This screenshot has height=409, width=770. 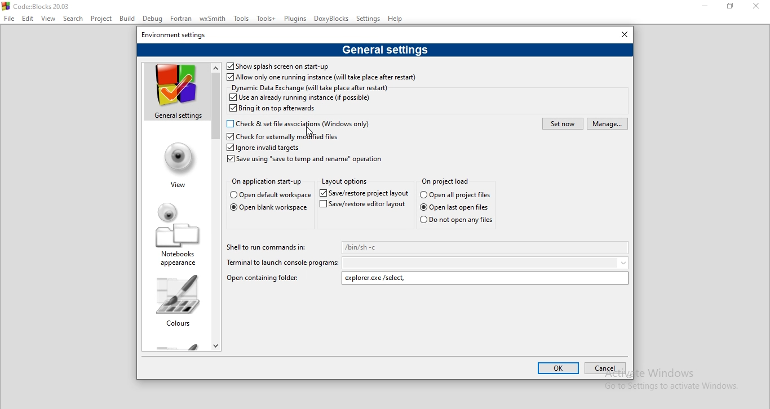 I want to click on Tools+, so click(x=266, y=19).